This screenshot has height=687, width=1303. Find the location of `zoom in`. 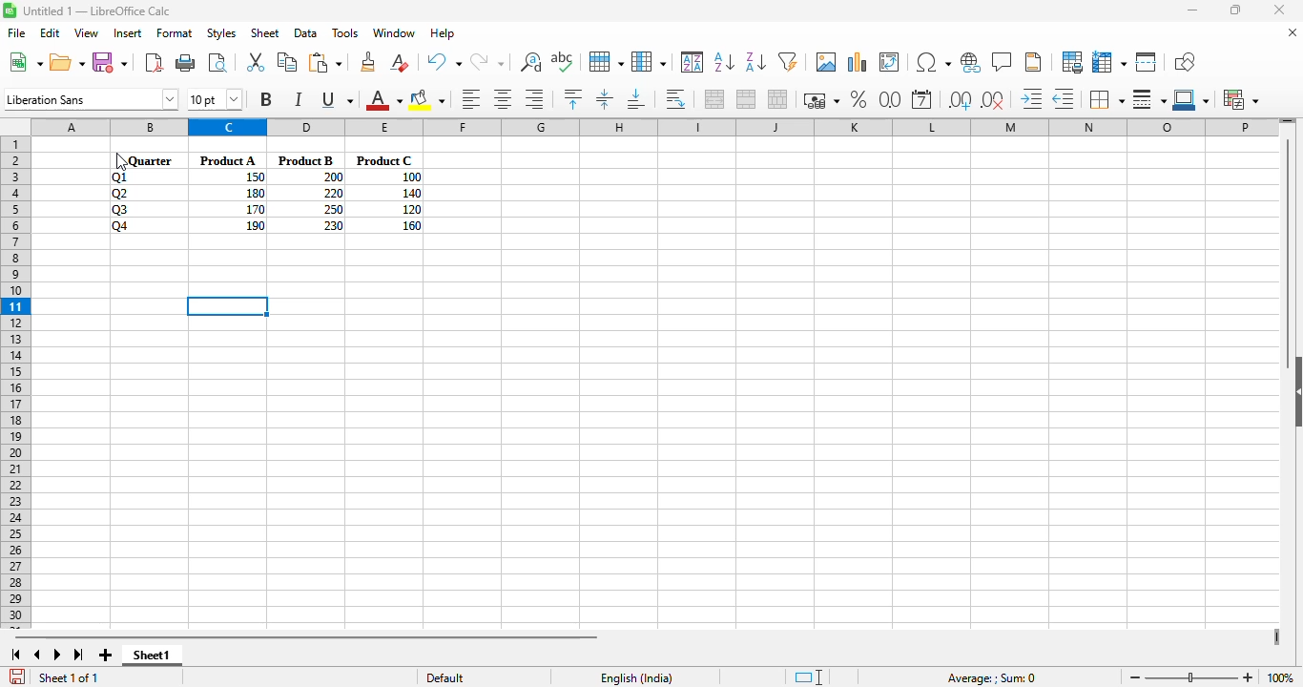

zoom in is located at coordinates (1248, 677).